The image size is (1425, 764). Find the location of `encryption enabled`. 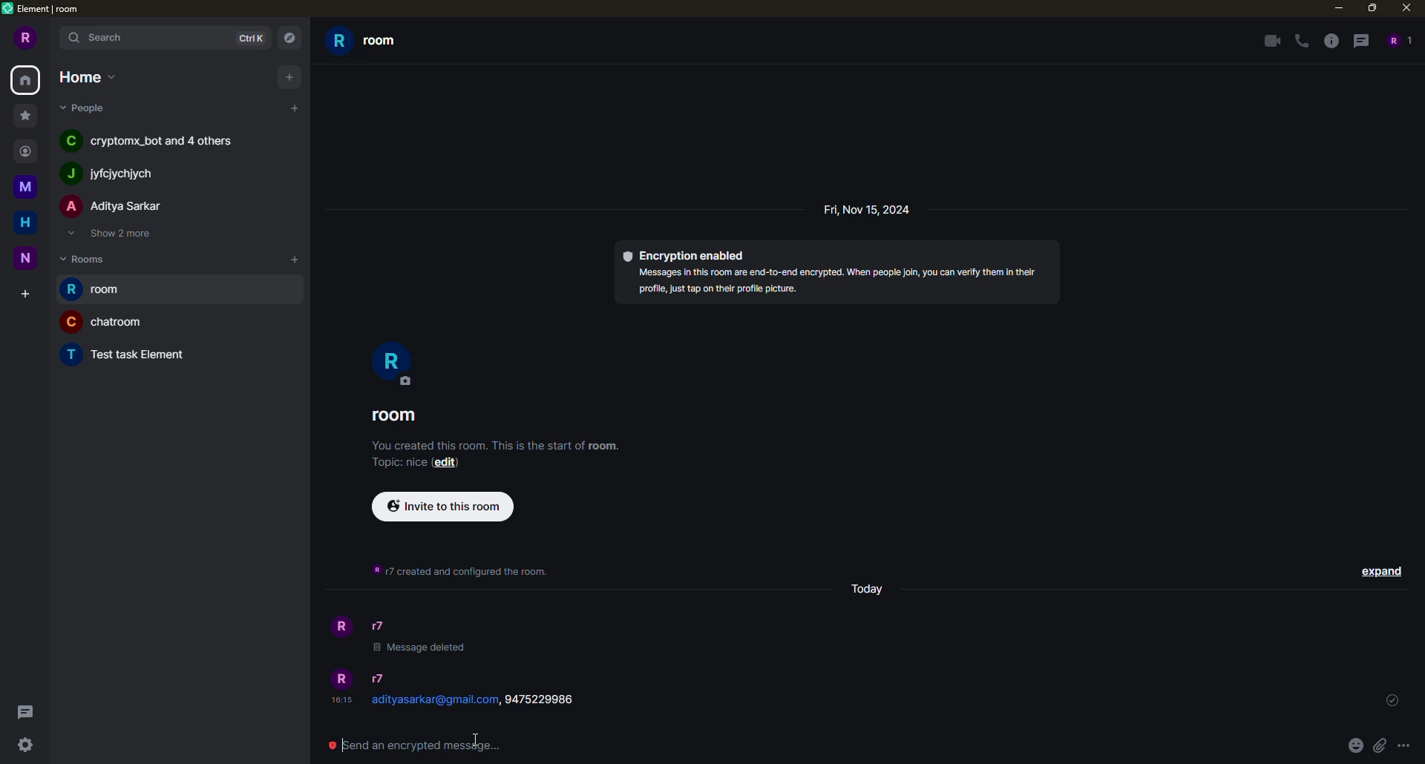

encryption enabled is located at coordinates (689, 253).